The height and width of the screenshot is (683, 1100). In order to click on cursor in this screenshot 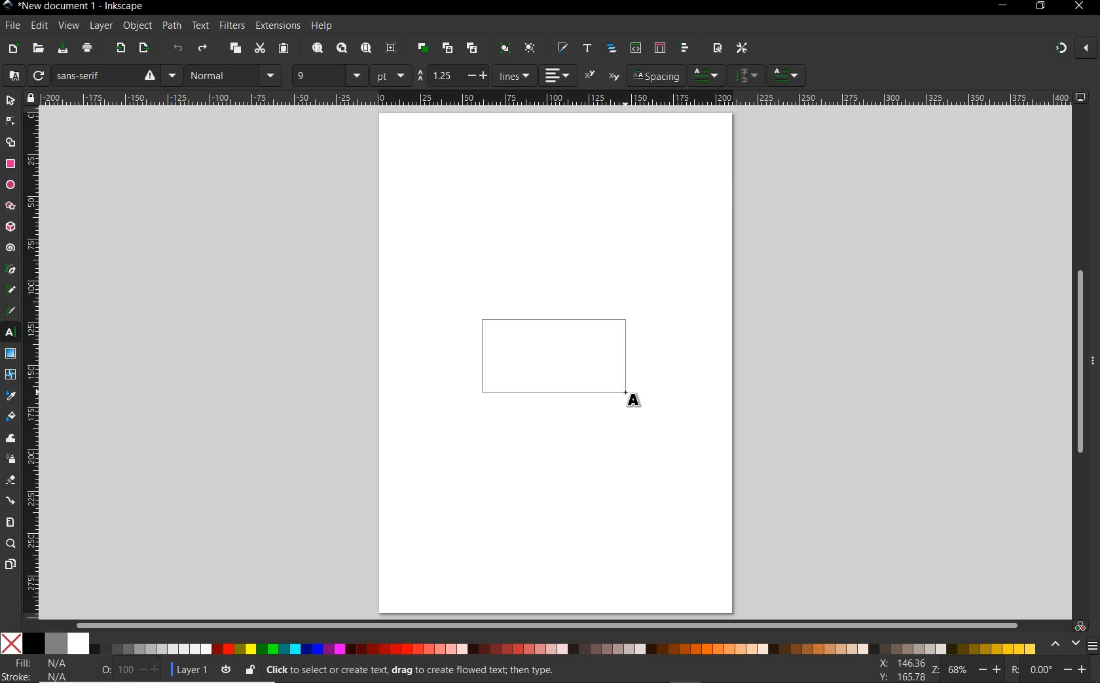, I will do `click(636, 399)`.